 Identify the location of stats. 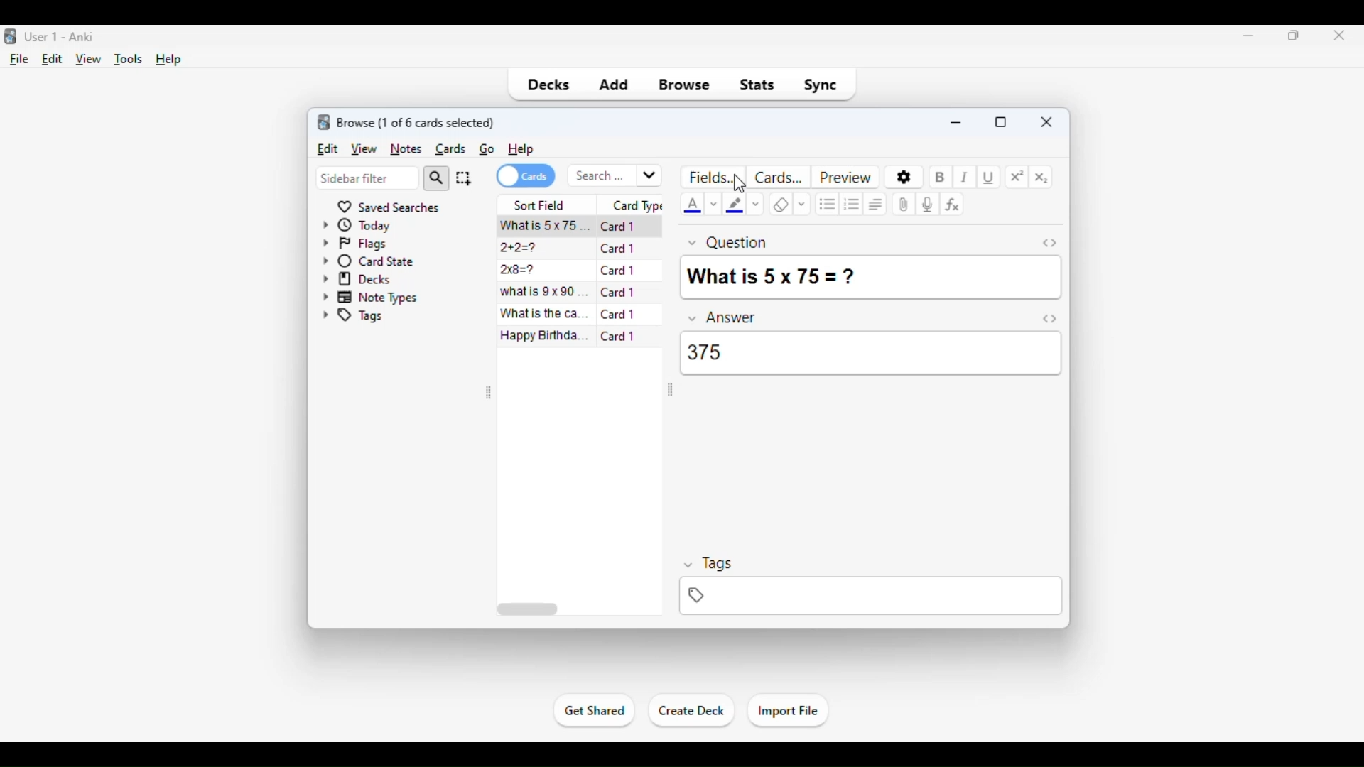
(757, 85).